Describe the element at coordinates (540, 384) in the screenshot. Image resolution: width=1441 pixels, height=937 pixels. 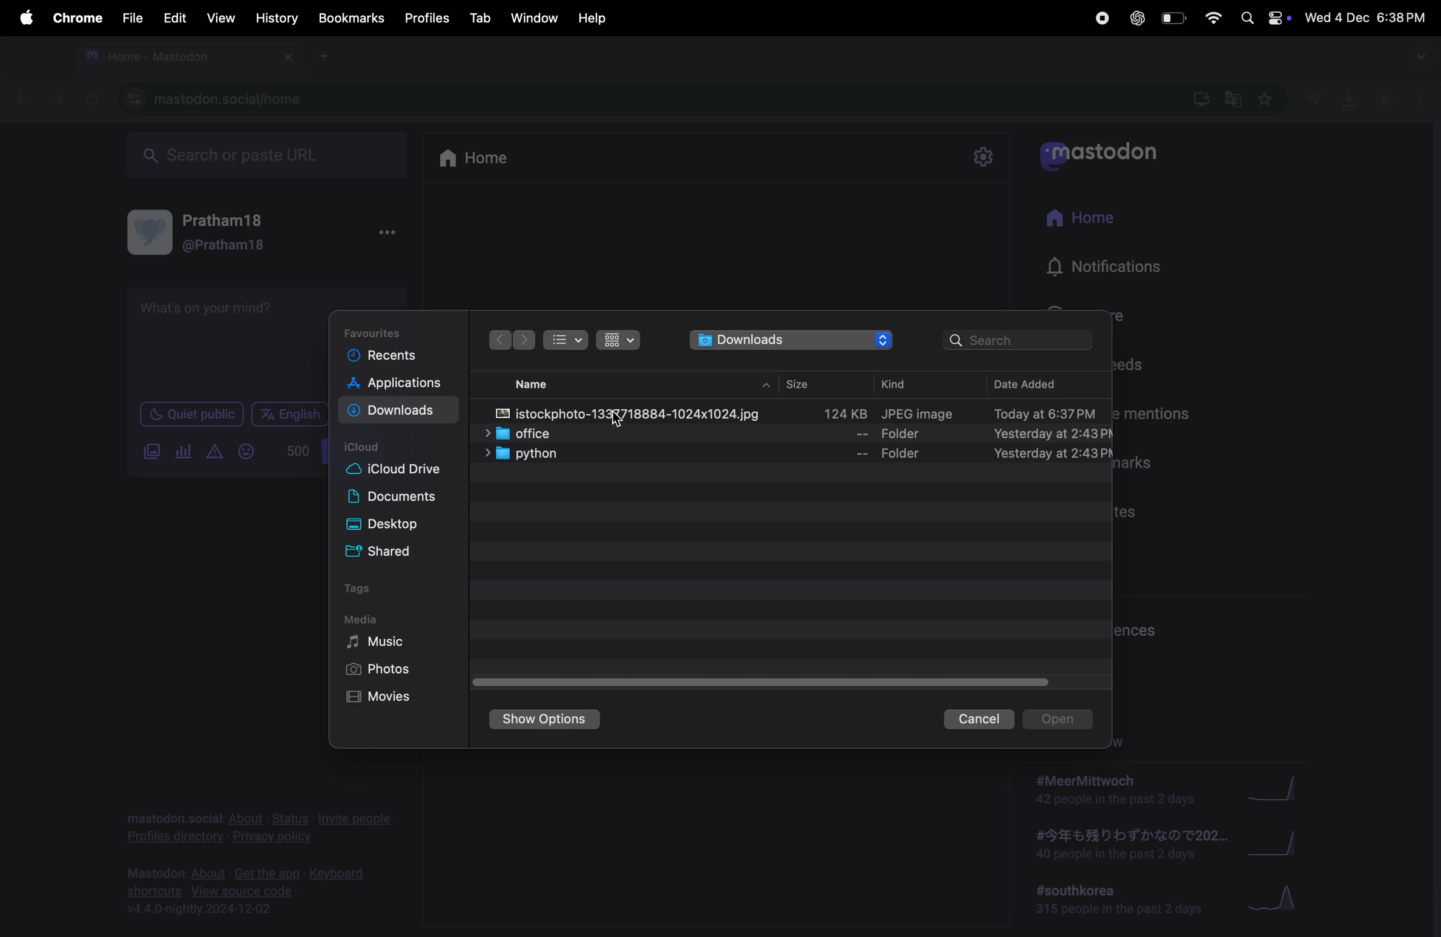
I see `name` at that location.